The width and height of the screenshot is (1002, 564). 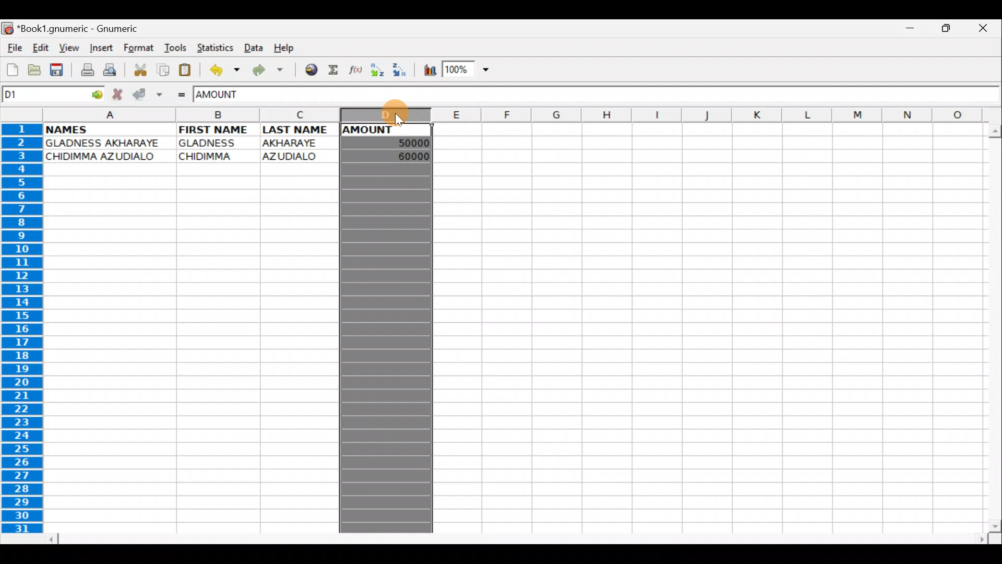 What do you see at coordinates (42, 49) in the screenshot?
I see `Edit` at bounding box center [42, 49].